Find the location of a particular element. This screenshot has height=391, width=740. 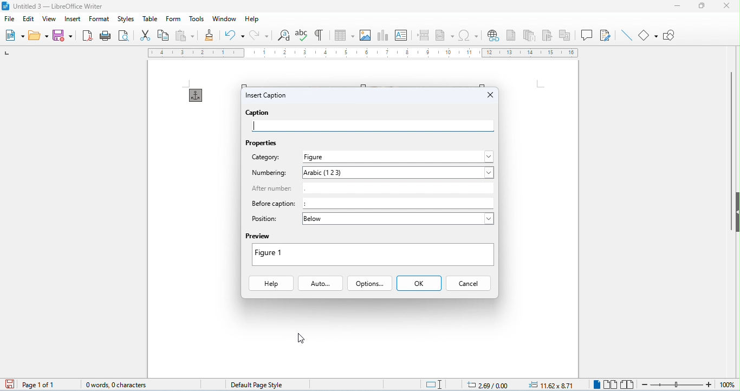

insert hyperlink is located at coordinates (494, 36).